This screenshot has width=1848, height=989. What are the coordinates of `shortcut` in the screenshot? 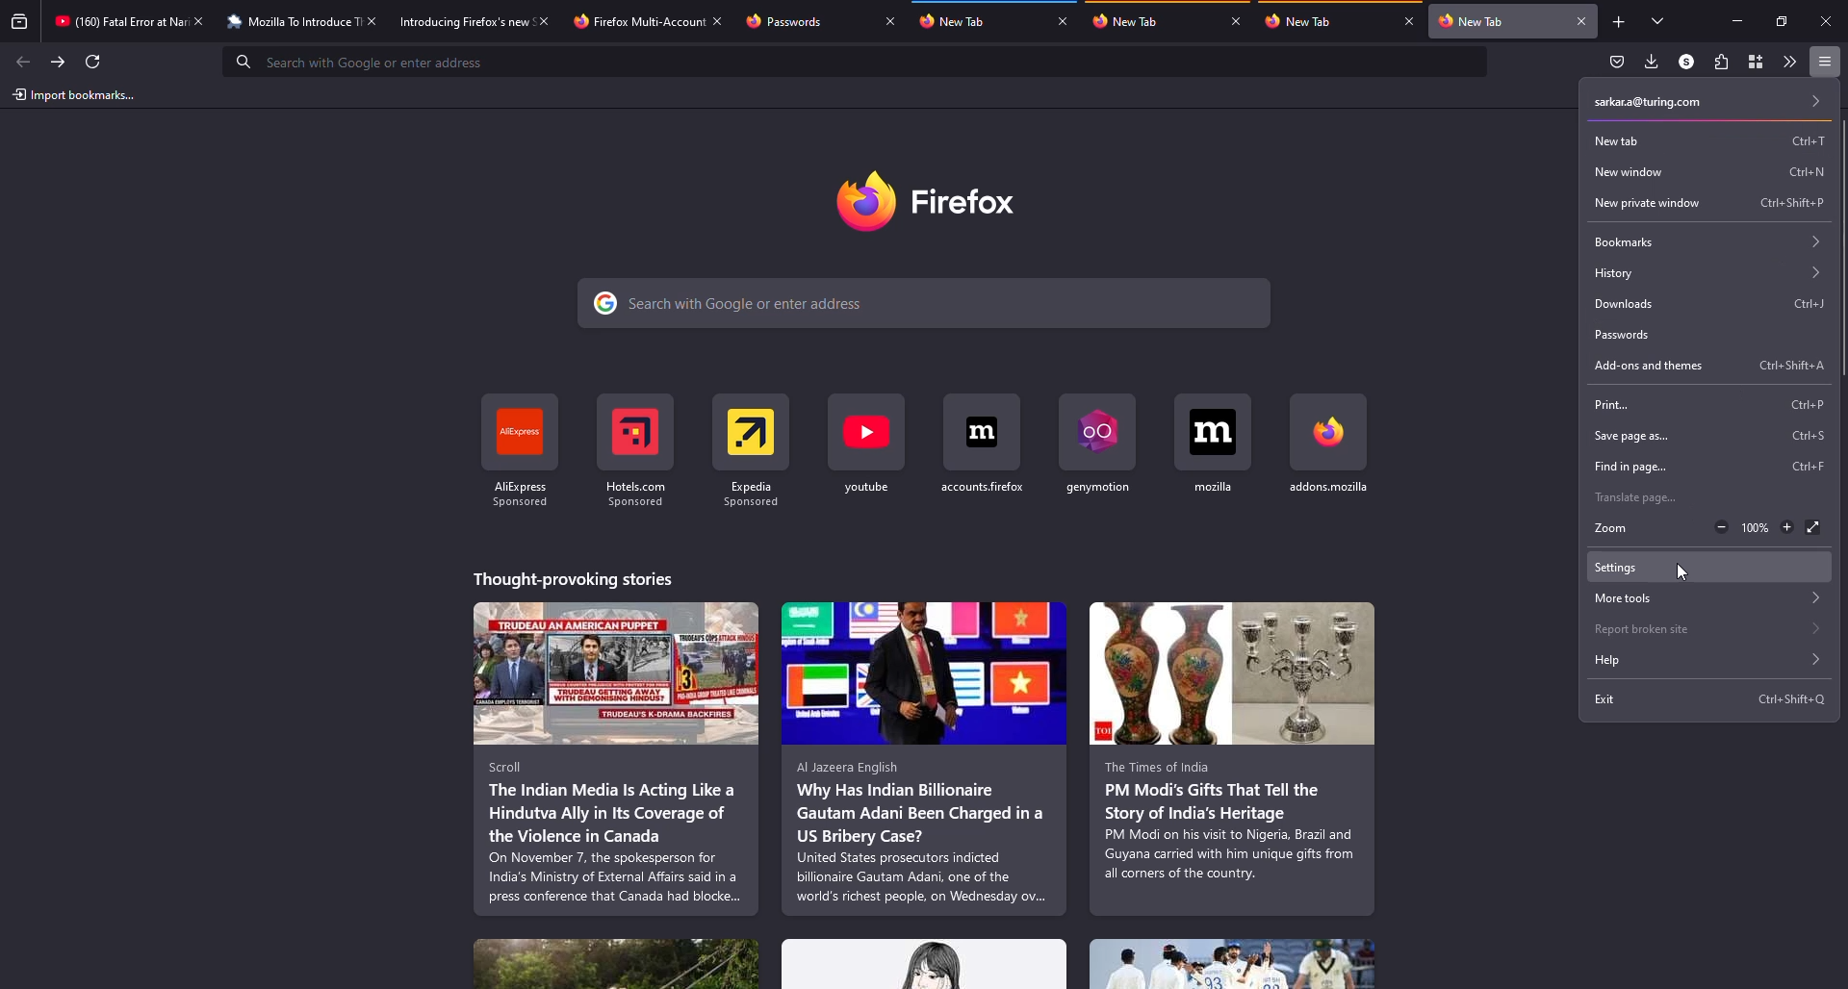 It's located at (1214, 444).